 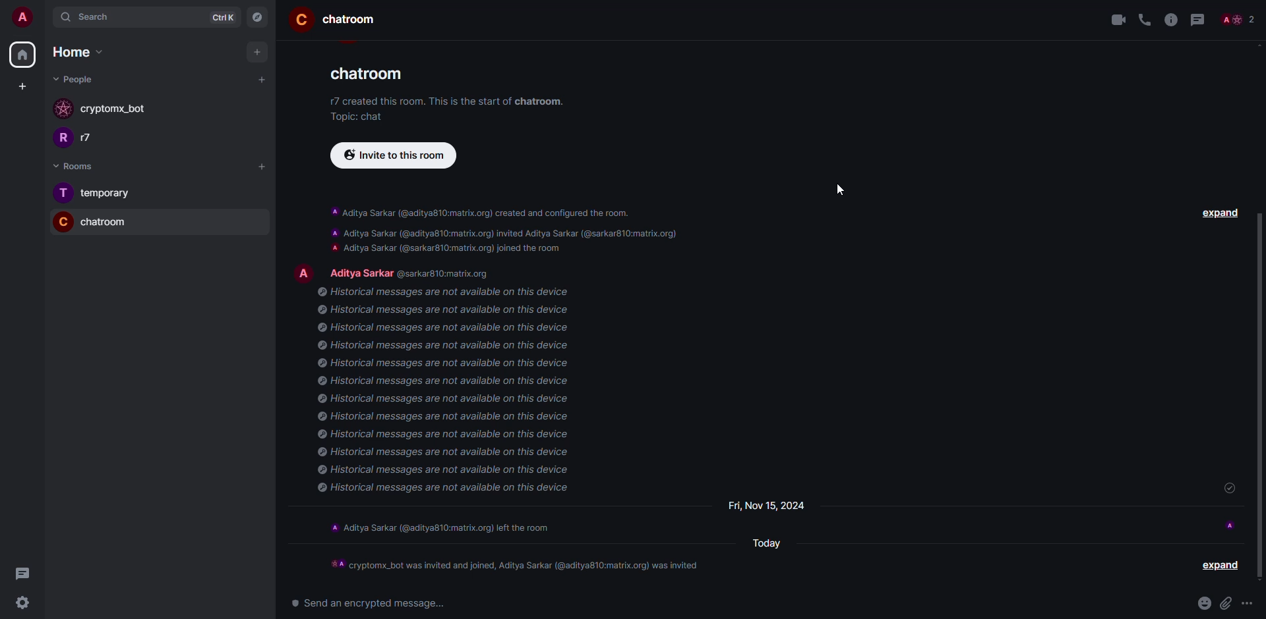 I want to click on video call, so click(x=1118, y=20).